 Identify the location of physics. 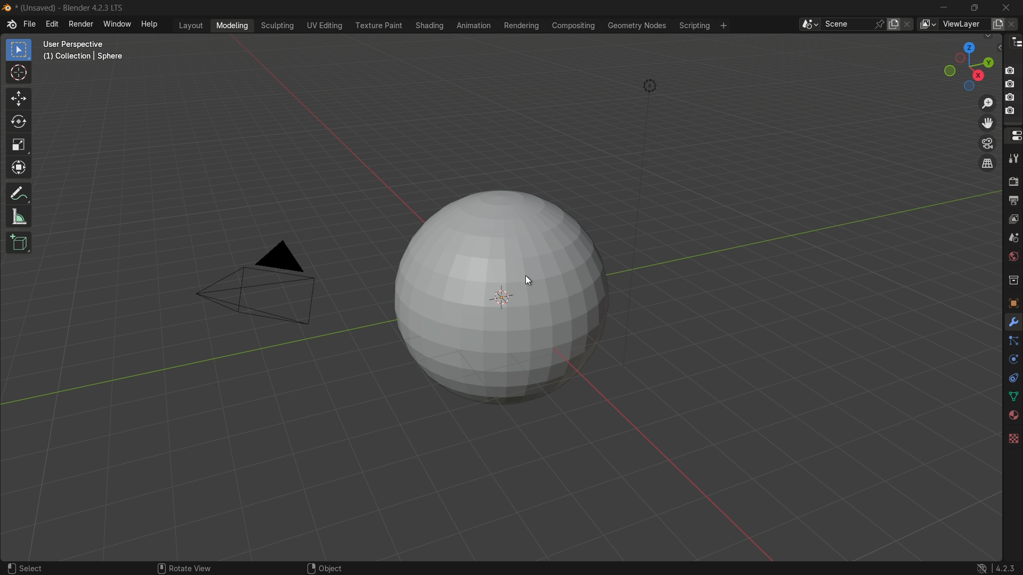
(1012, 360).